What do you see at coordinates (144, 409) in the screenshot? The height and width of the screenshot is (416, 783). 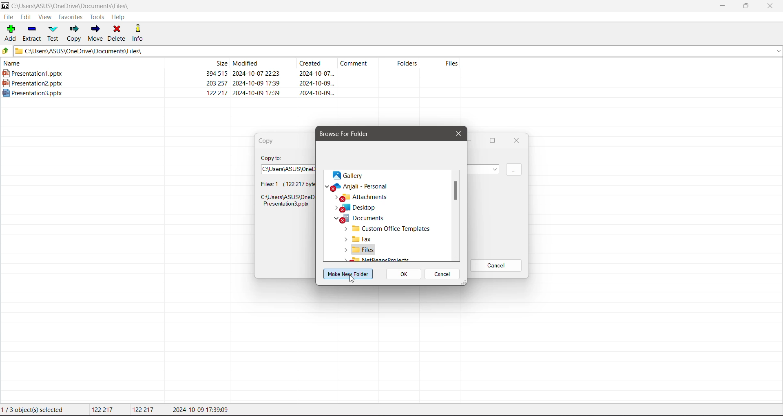 I see `Size of the last file selected` at bounding box center [144, 409].